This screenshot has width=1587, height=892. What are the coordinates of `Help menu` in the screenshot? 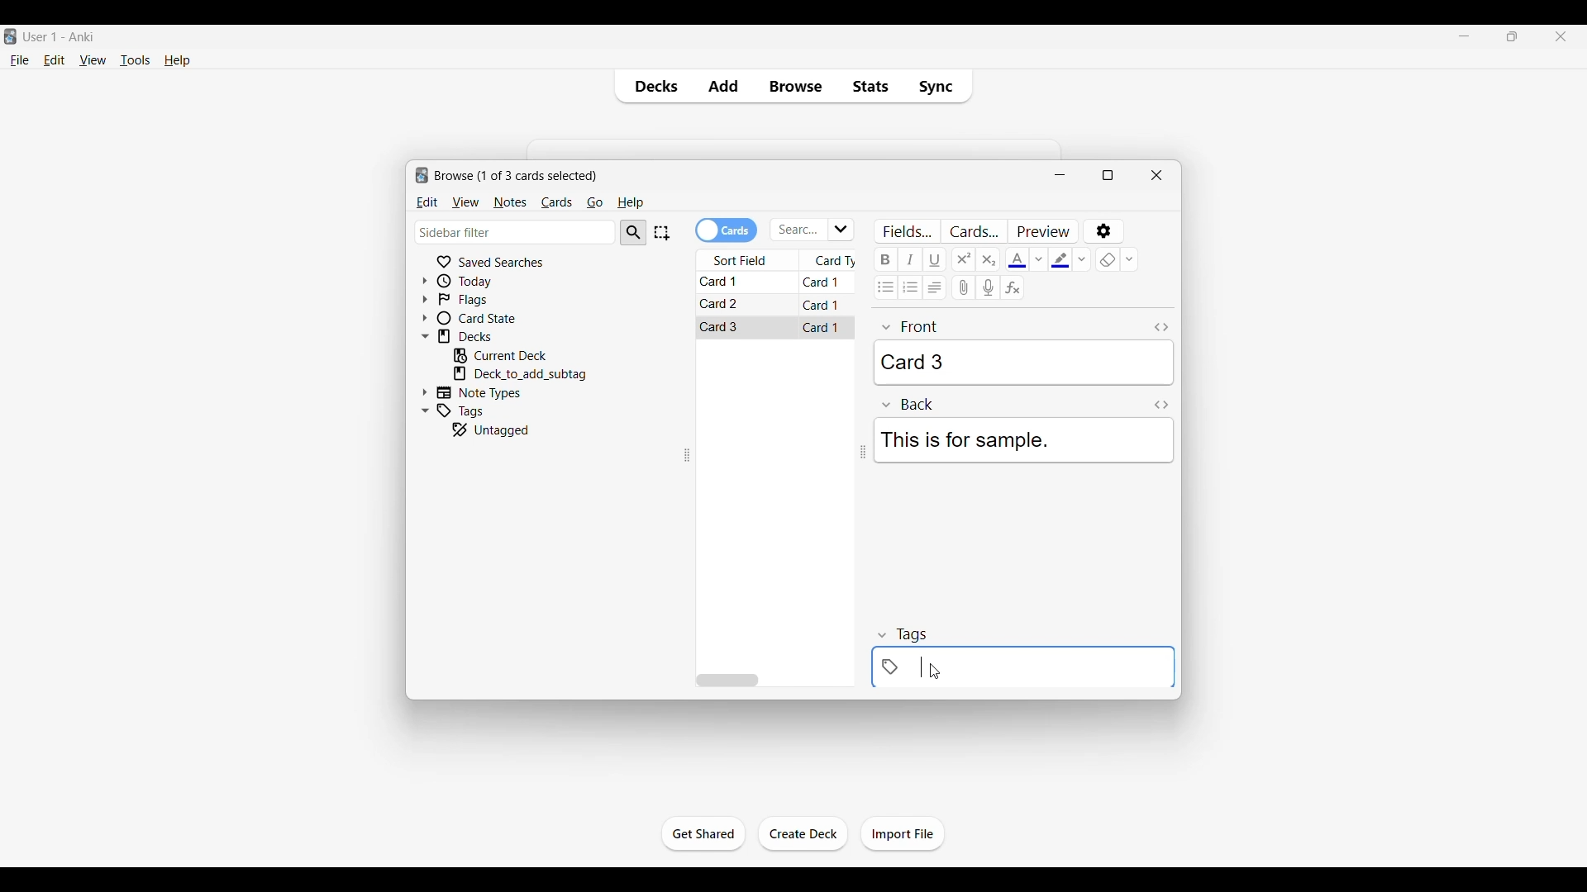 It's located at (177, 60).